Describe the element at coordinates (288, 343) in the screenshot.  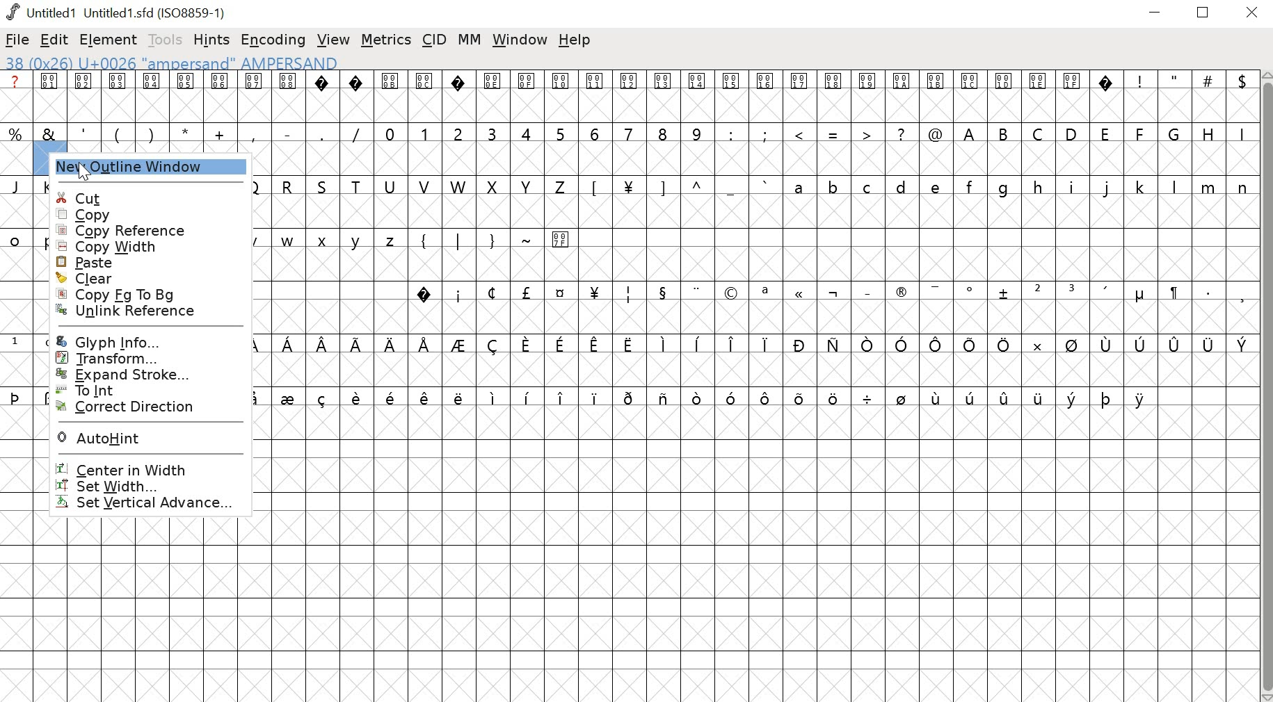
I see `symbol` at that location.